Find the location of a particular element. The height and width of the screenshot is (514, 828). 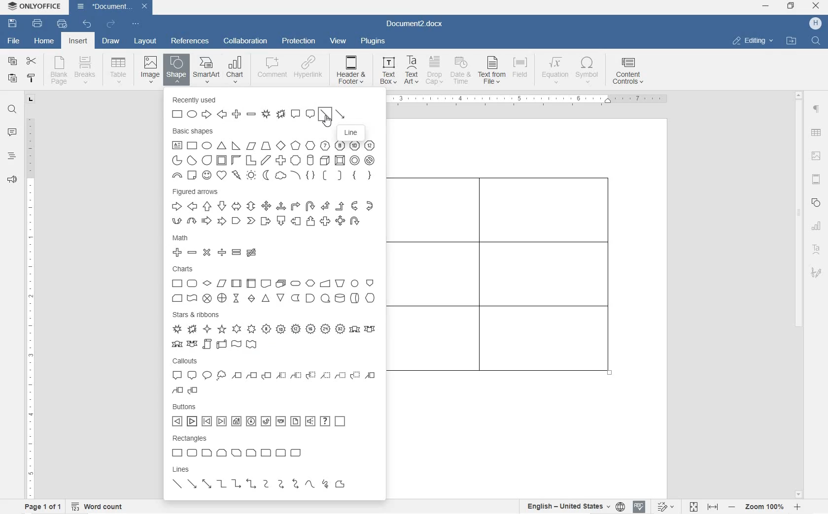

draw is located at coordinates (111, 41).